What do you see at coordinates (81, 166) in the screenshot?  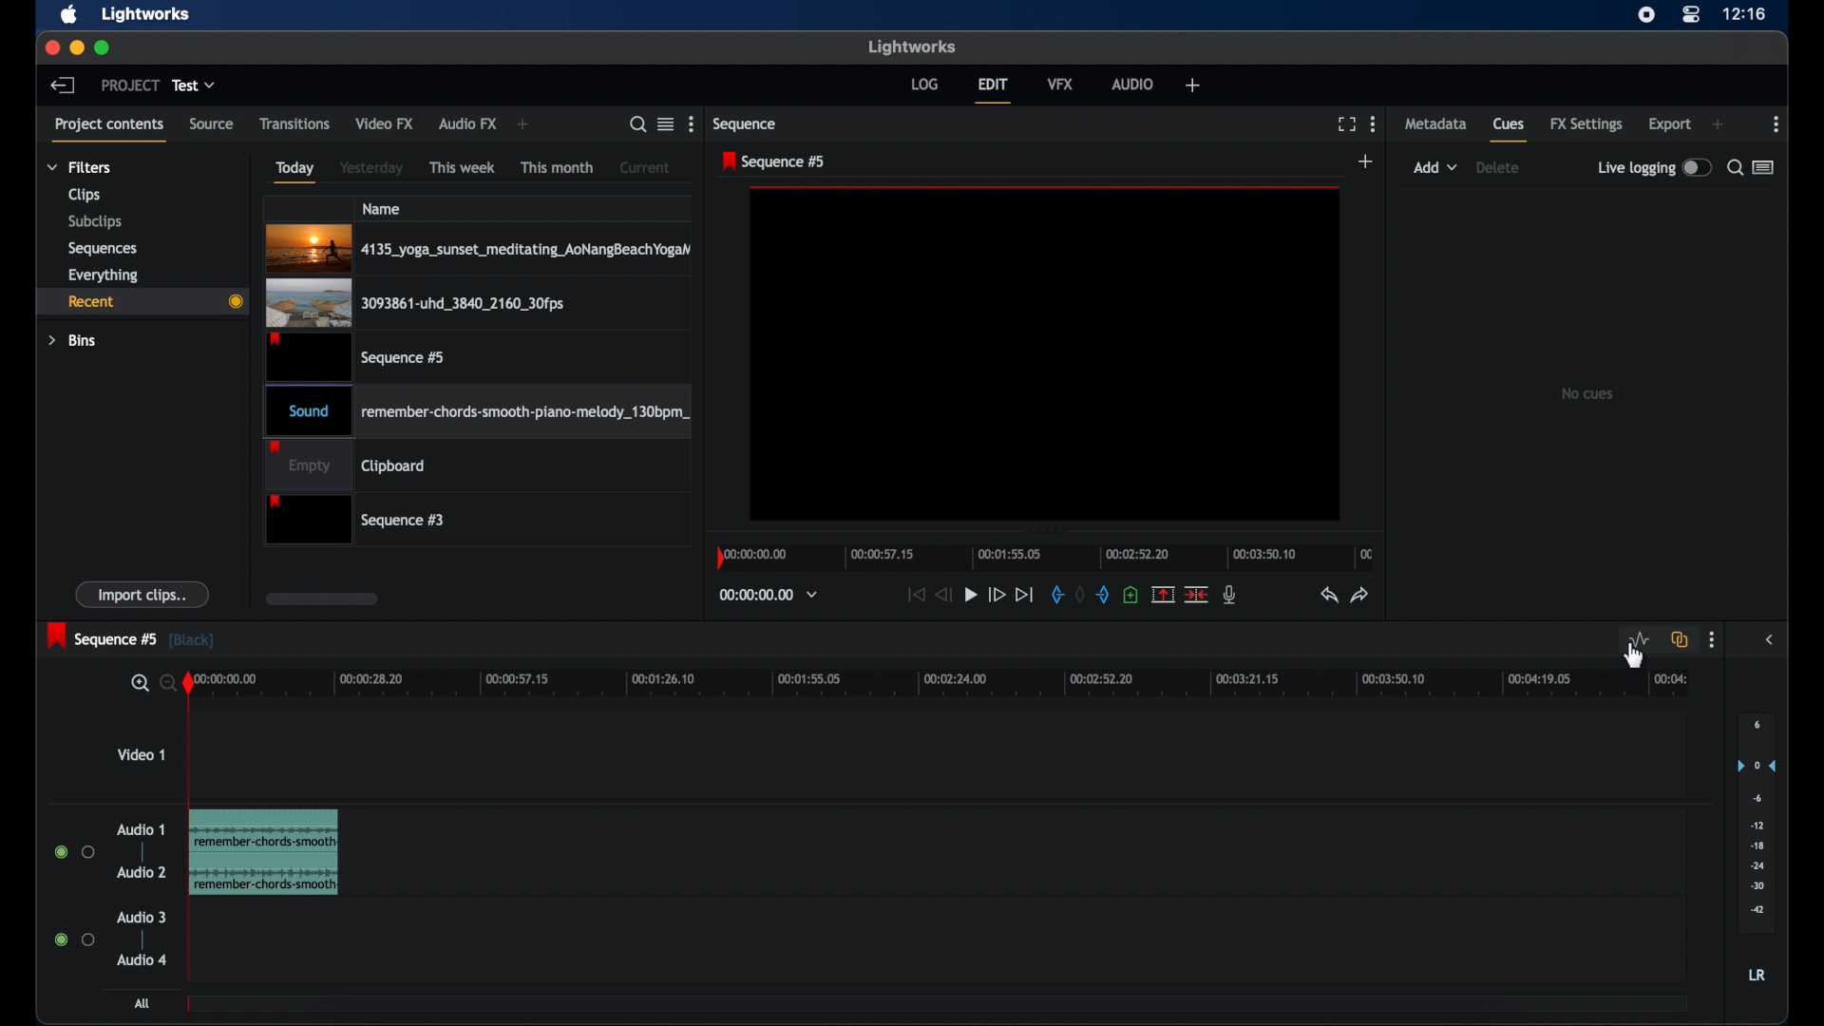 I see `filters` at bounding box center [81, 166].